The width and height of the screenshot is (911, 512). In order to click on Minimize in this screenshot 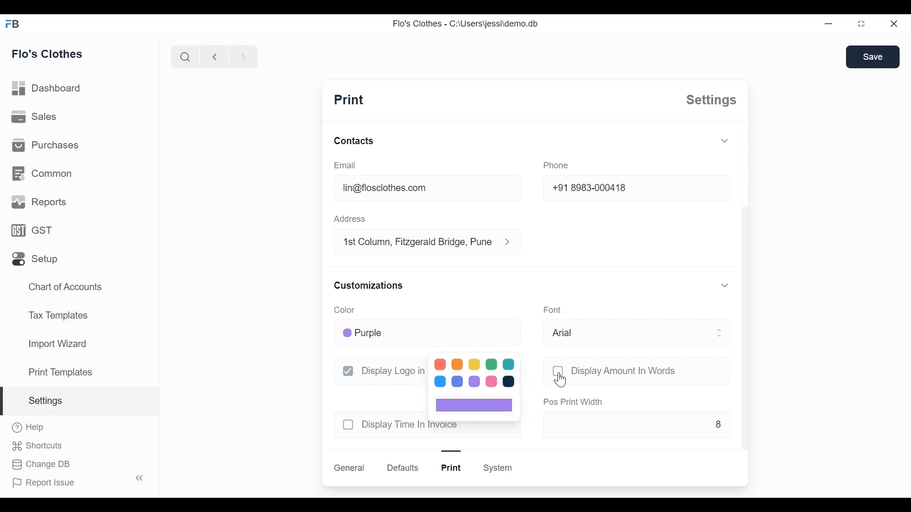, I will do `click(827, 23)`.